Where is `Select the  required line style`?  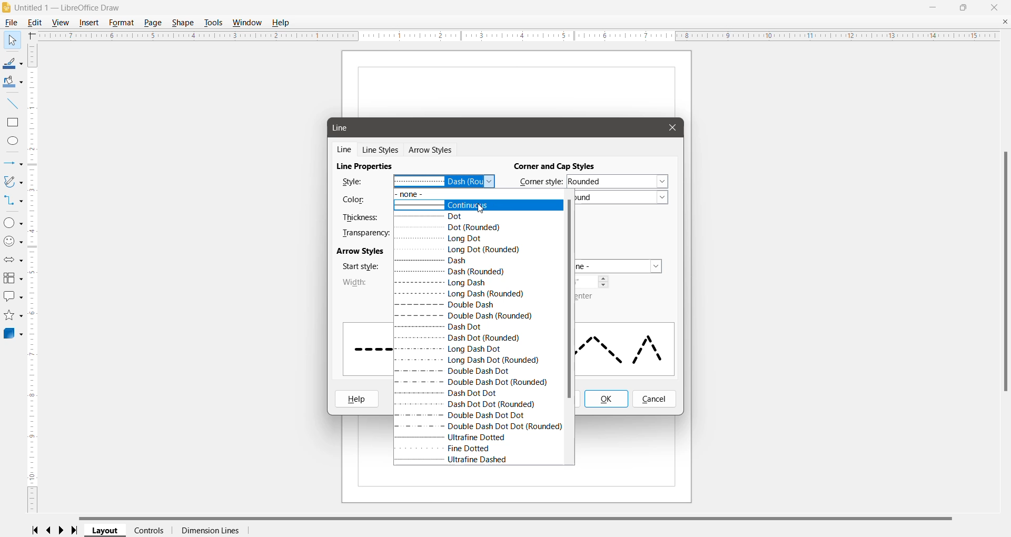 Select the  required line style is located at coordinates (443, 181).